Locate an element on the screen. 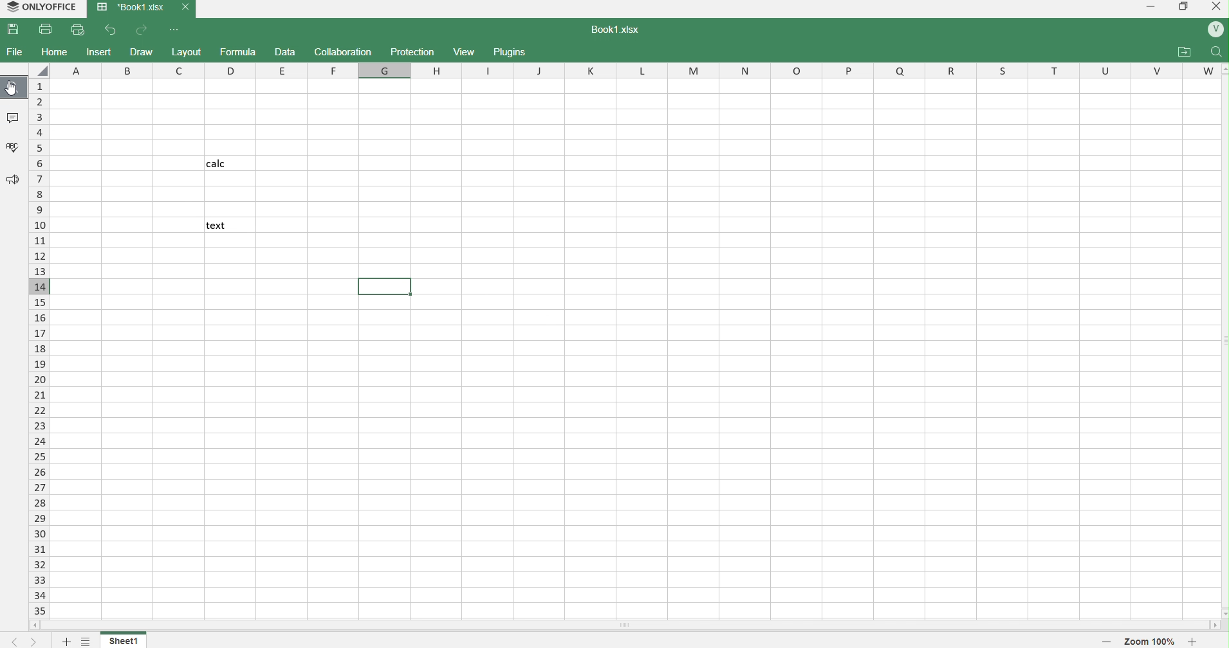 The width and height of the screenshot is (1229, 648). move right is located at coordinates (1217, 625).